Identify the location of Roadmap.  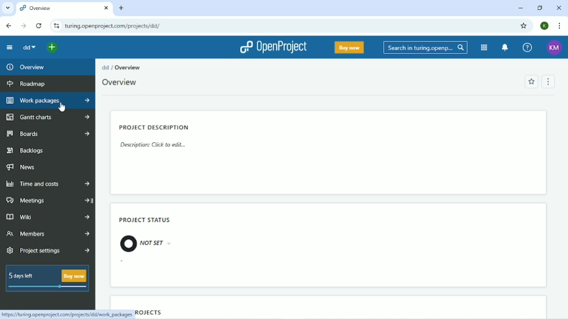
(27, 84).